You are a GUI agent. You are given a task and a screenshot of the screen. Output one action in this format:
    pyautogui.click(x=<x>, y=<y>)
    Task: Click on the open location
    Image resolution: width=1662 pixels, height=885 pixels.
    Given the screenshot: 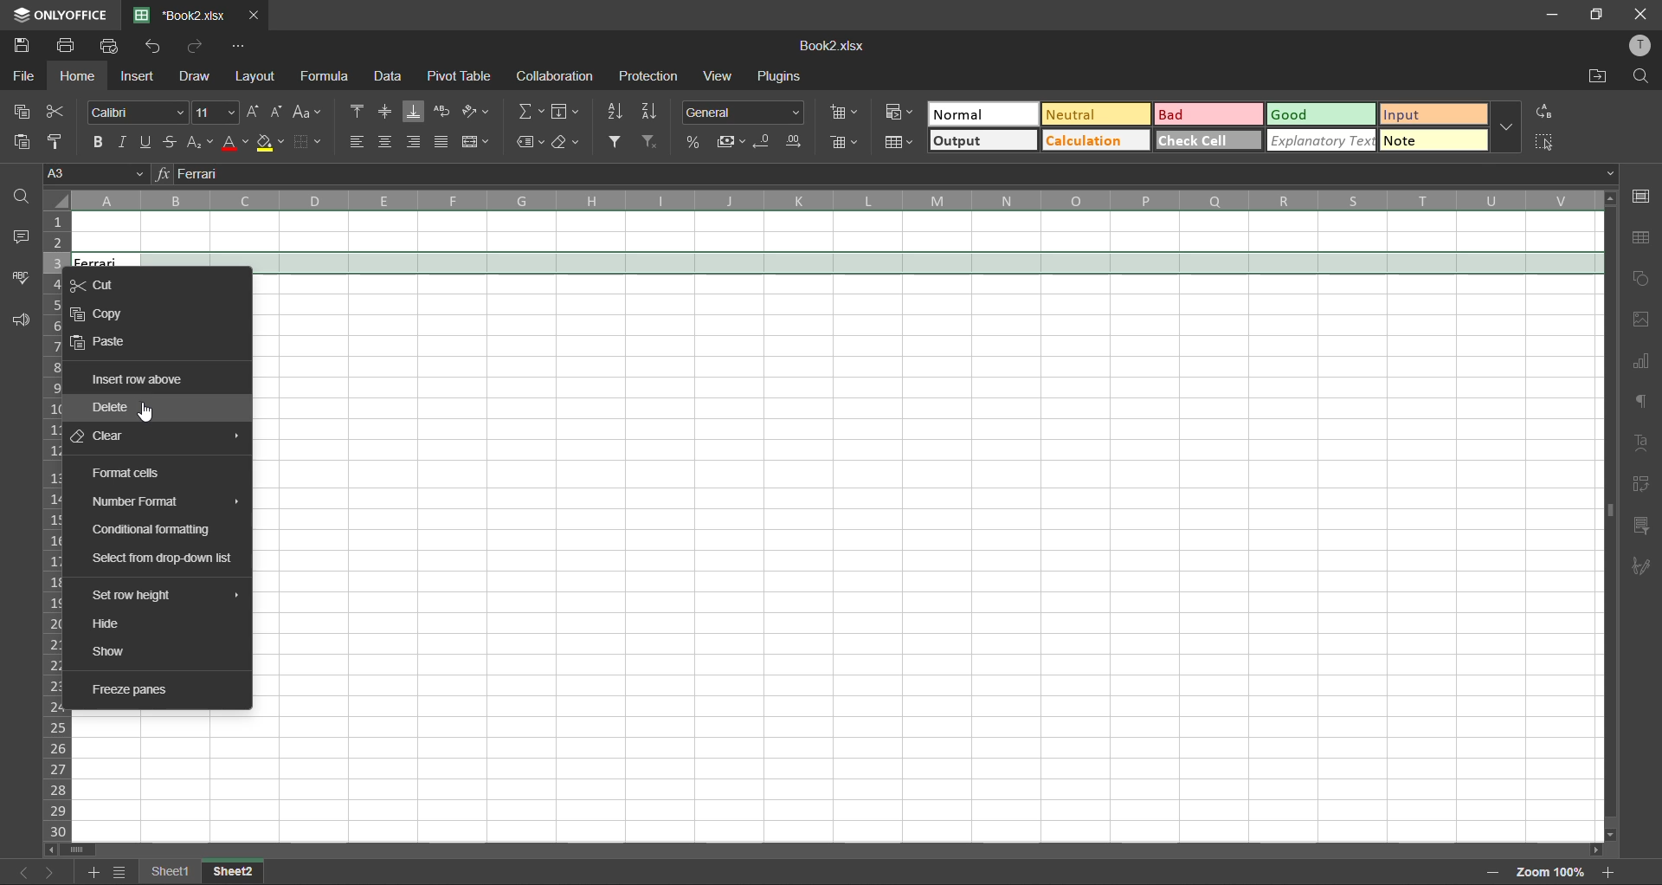 What is the action you would take?
    pyautogui.click(x=1594, y=76)
    